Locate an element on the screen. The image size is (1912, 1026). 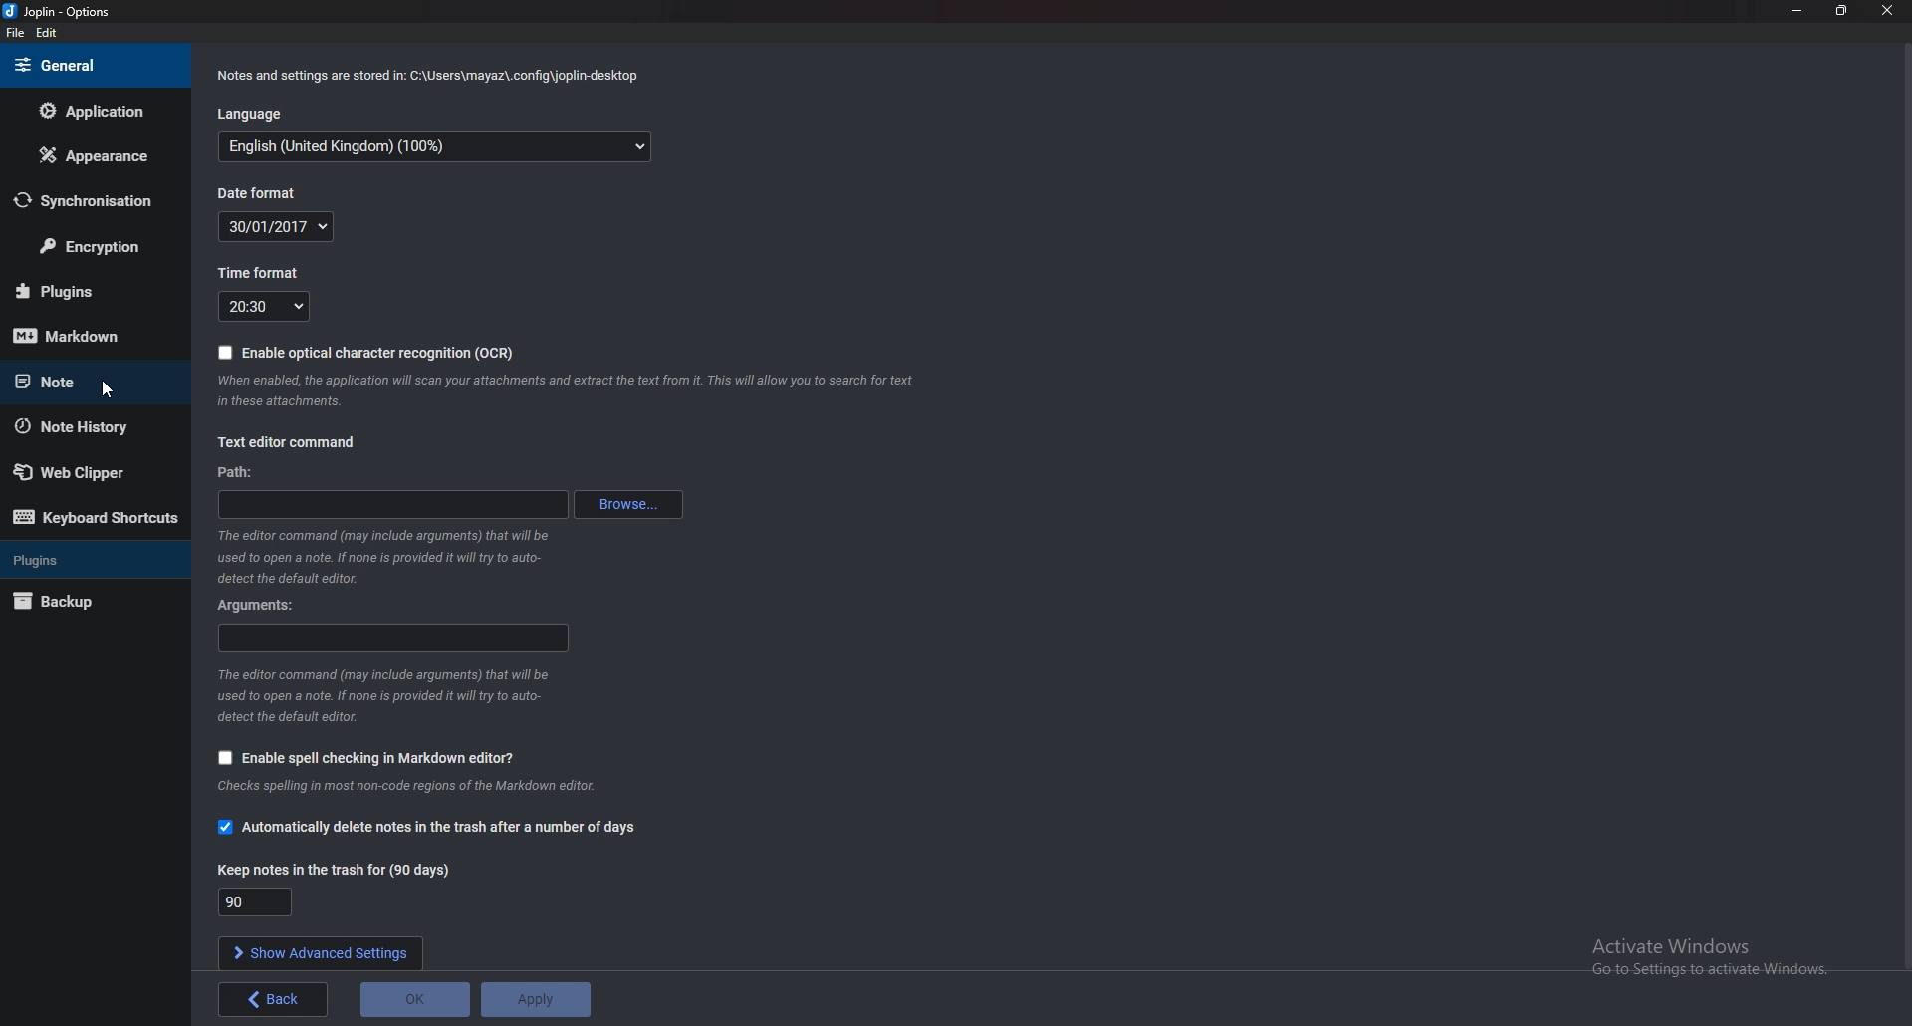
Edit is located at coordinates (47, 33).